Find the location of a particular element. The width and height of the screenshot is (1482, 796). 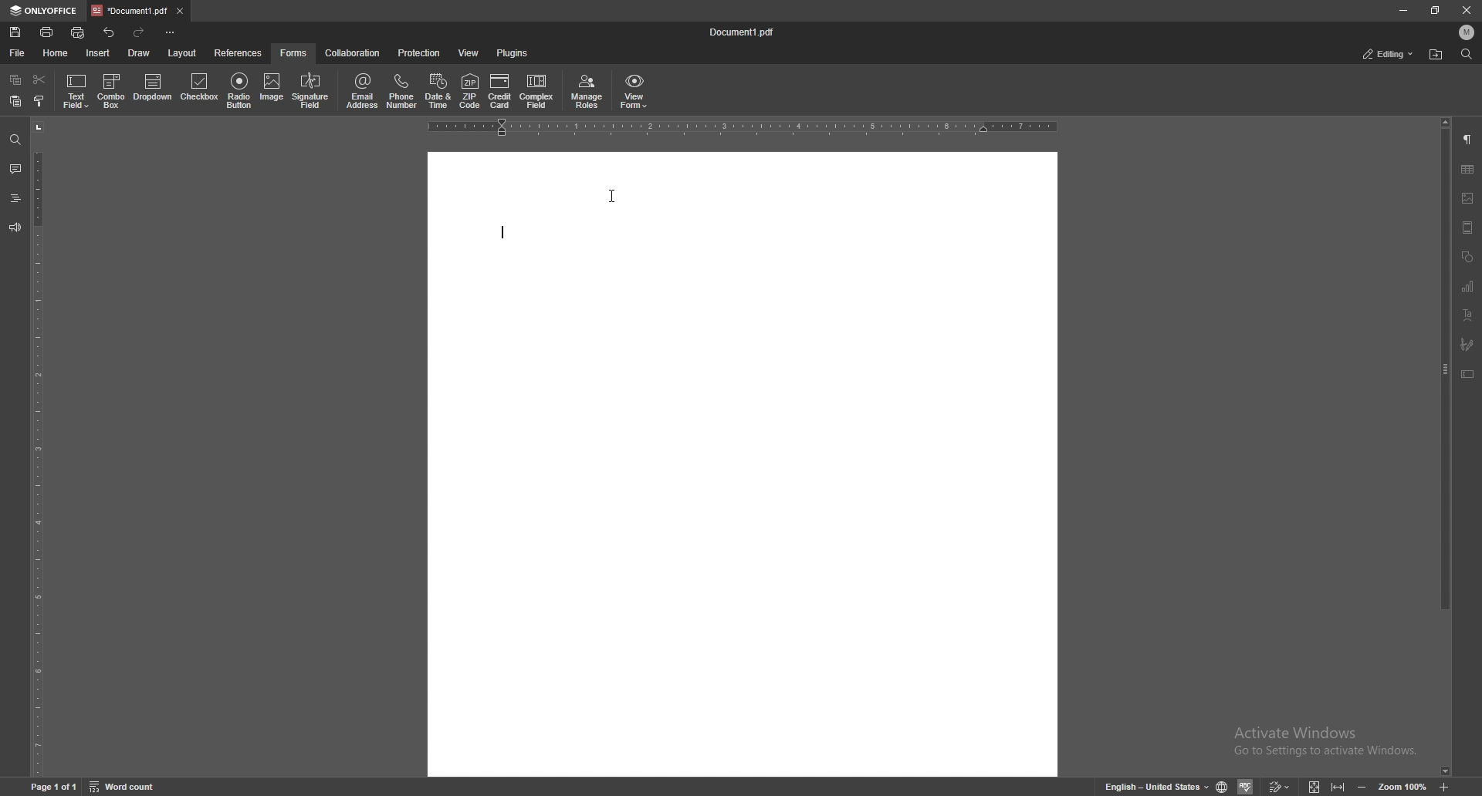

collaboration is located at coordinates (353, 53).